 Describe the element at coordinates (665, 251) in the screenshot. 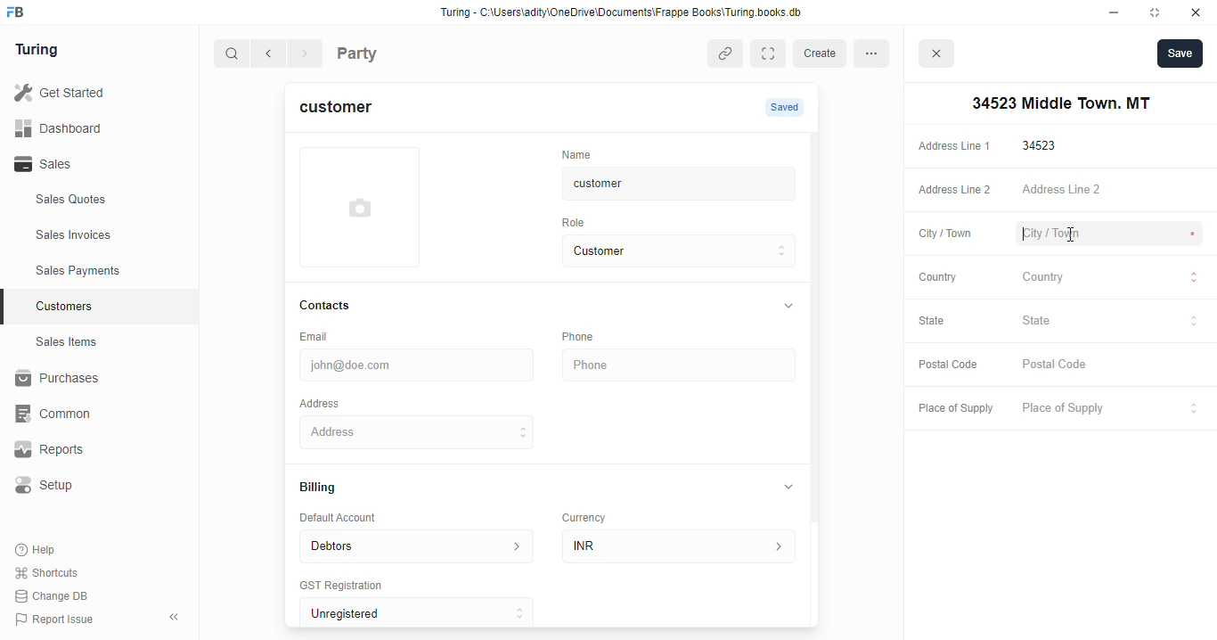

I see `Customer` at that location.